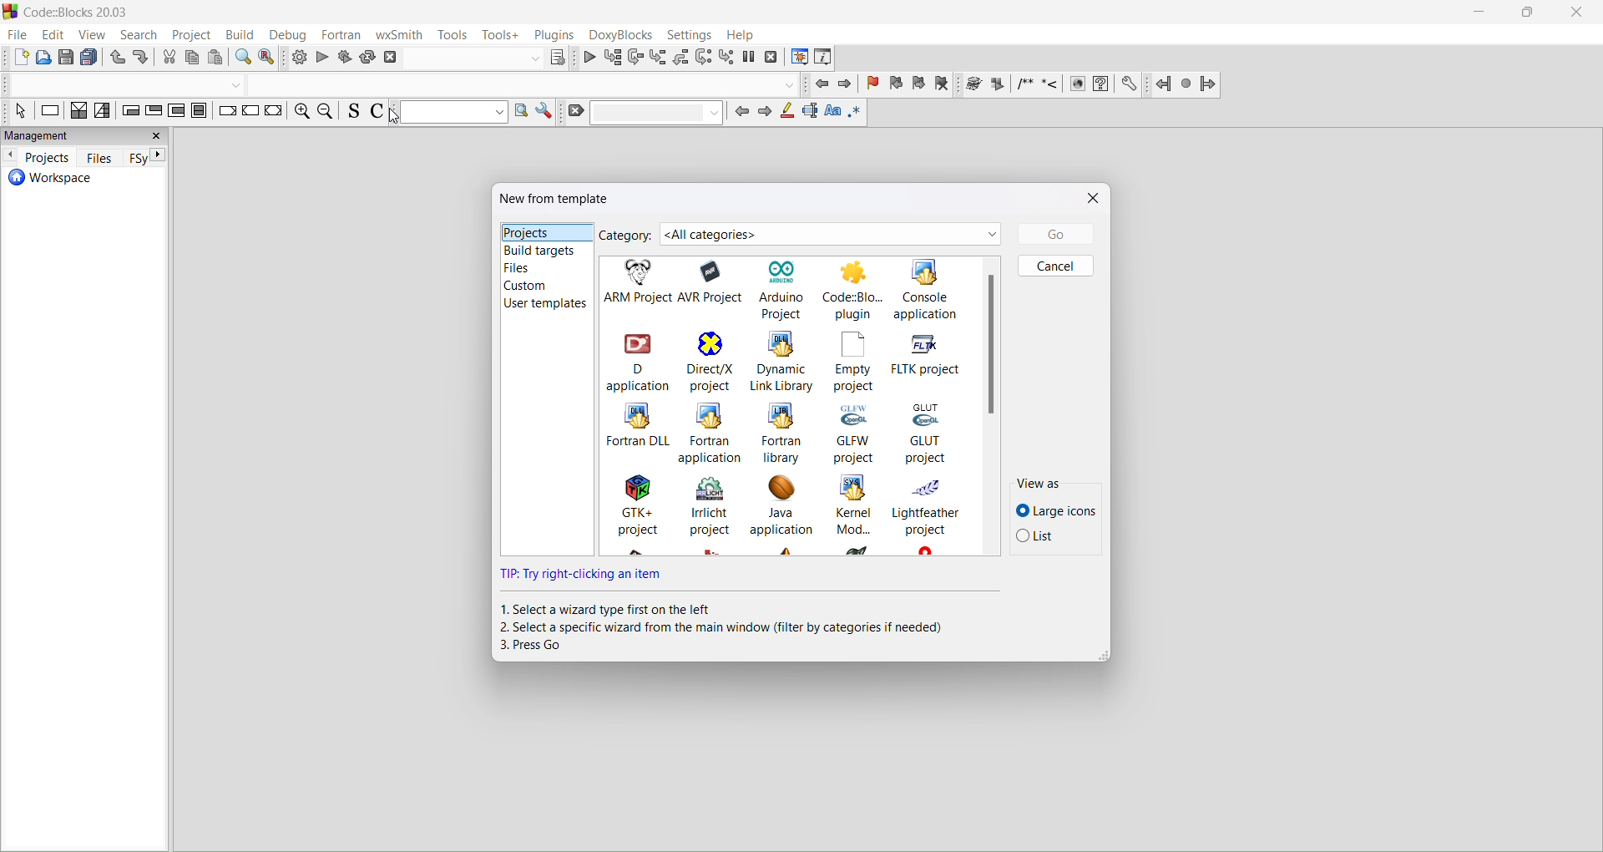 The height and width of the screenshot is (852, 1603). I want to click on GTK+ project, so click(630, 515).